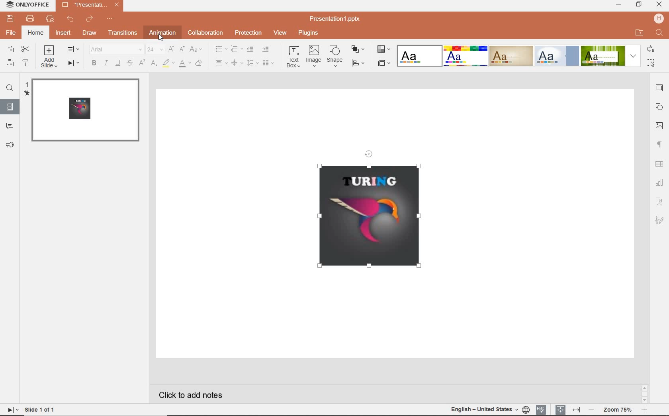 The image size is (669, 416). Describe the element at coordinates (359, 64) in the screenshot. I see `align shape` at that location.